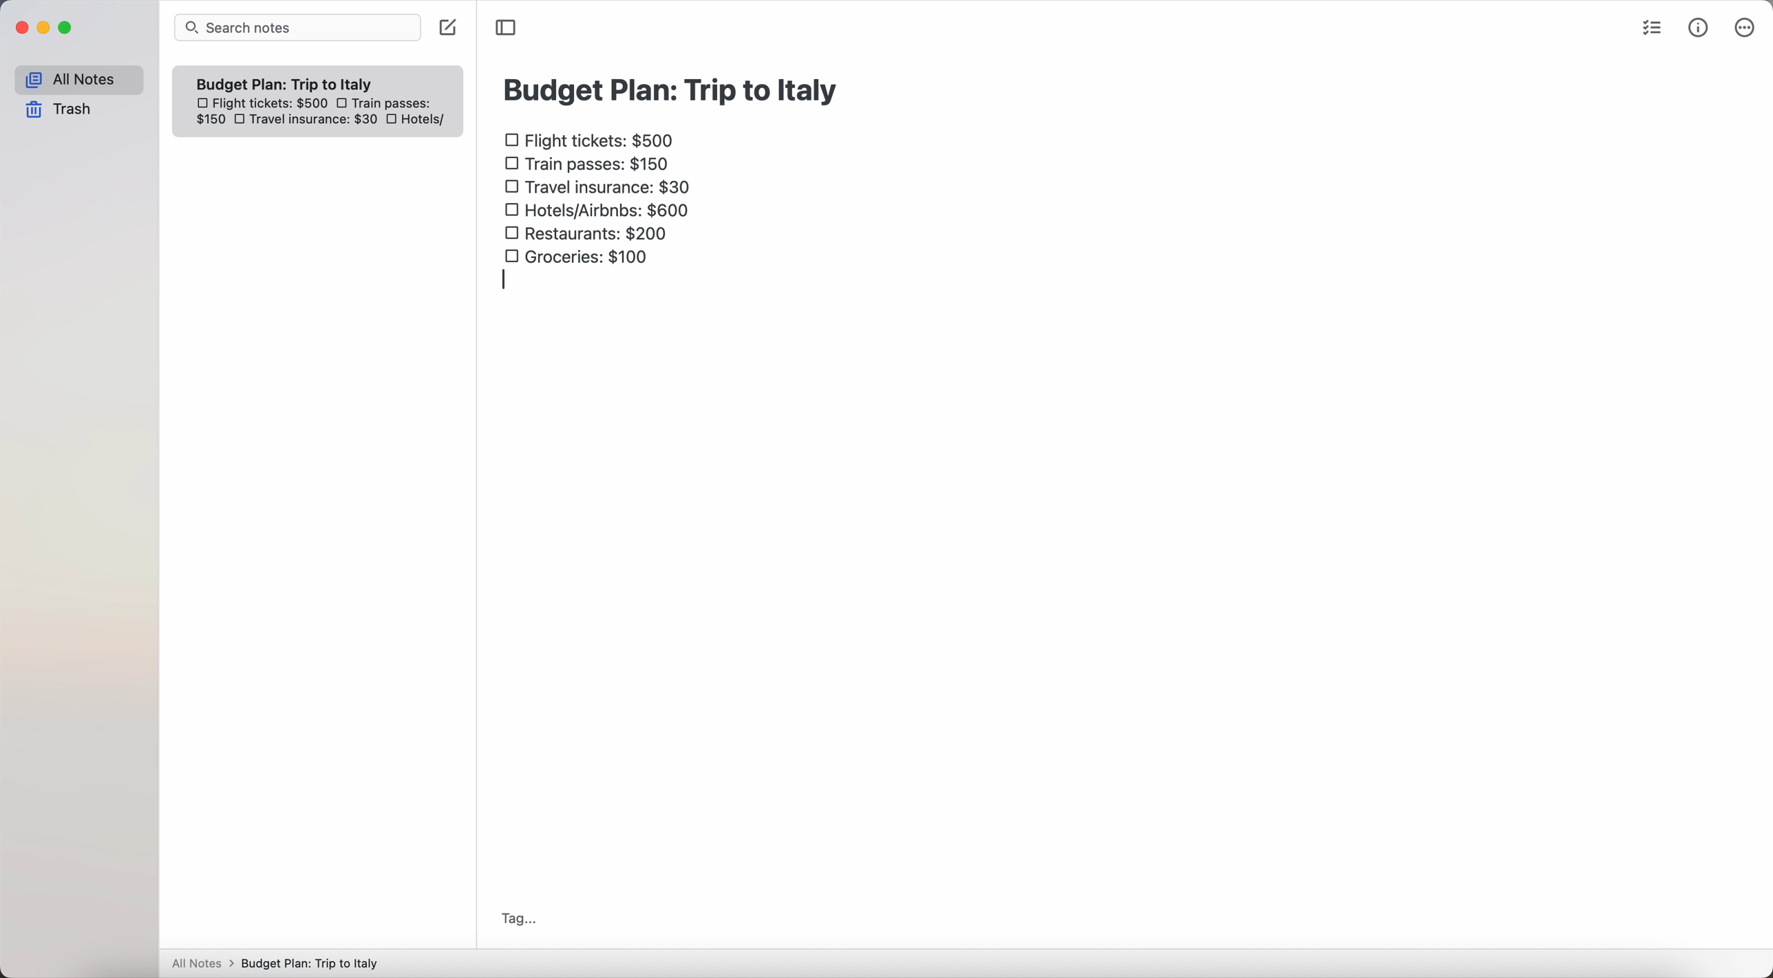 Image resolution: width=1773 pixels, height=978 pixels. Describe the element at coordinates (1656, 30) in the screenshot. I see `check list` at that location.